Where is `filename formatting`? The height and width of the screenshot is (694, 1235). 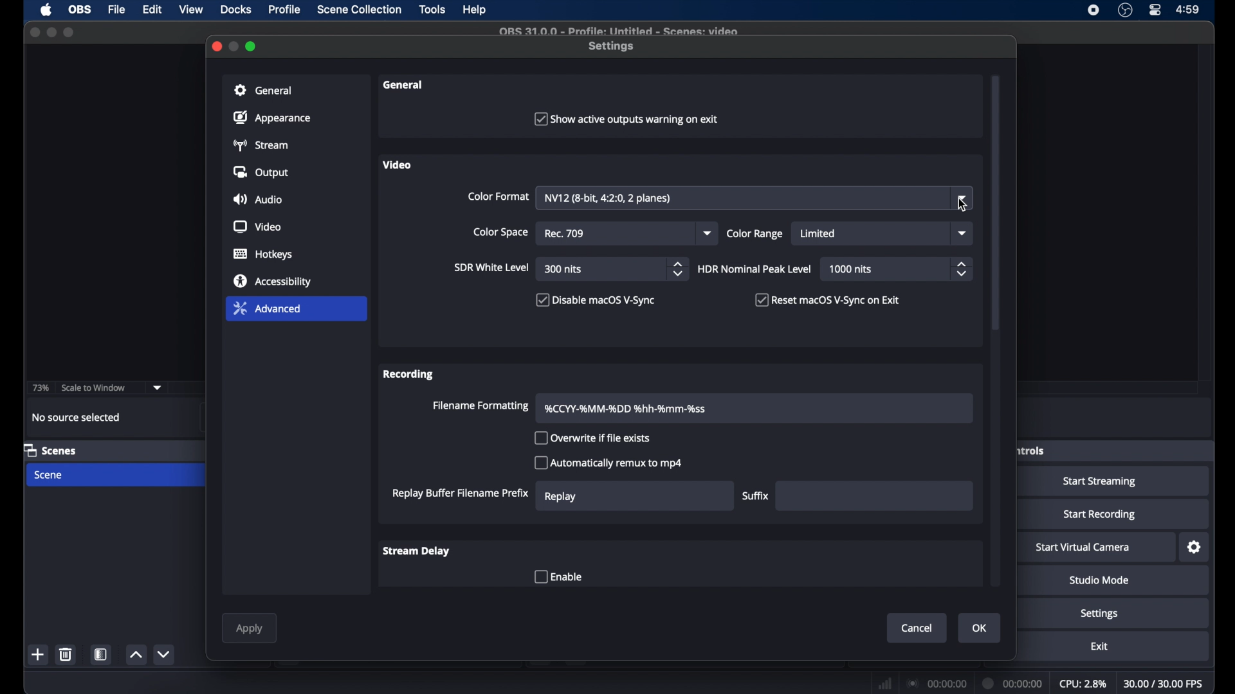 filename formatting is located at coordinates (481, 405).